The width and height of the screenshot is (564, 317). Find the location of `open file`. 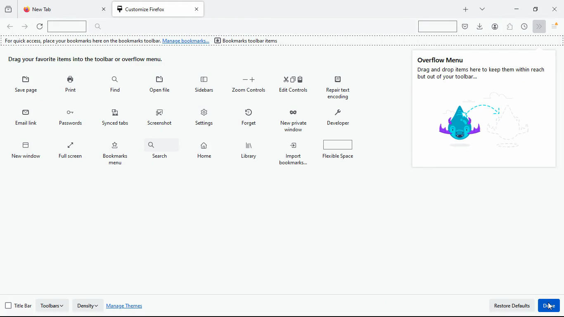

open file is located at coordinates (204, 86).